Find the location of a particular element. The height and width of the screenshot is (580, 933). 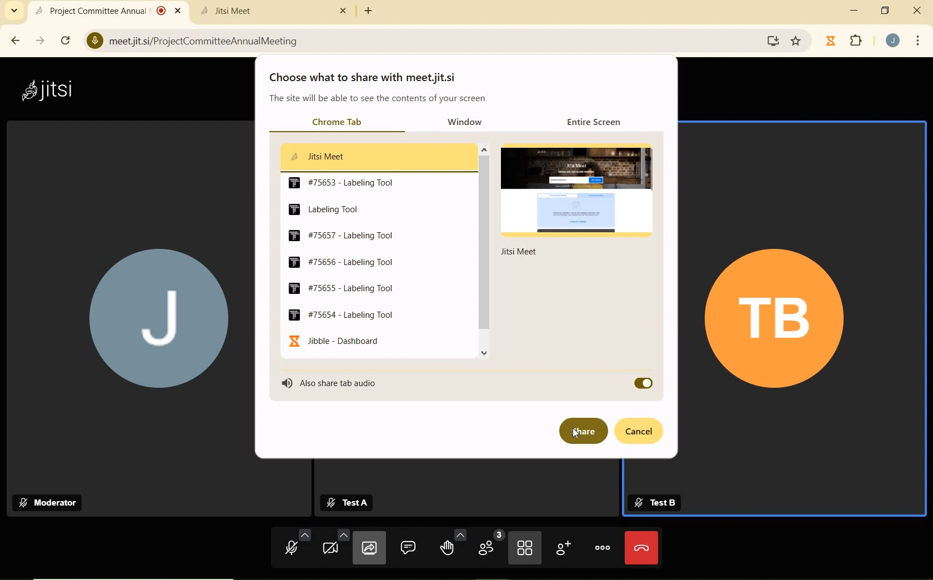

search tabs is located at coordinates (16, 12).